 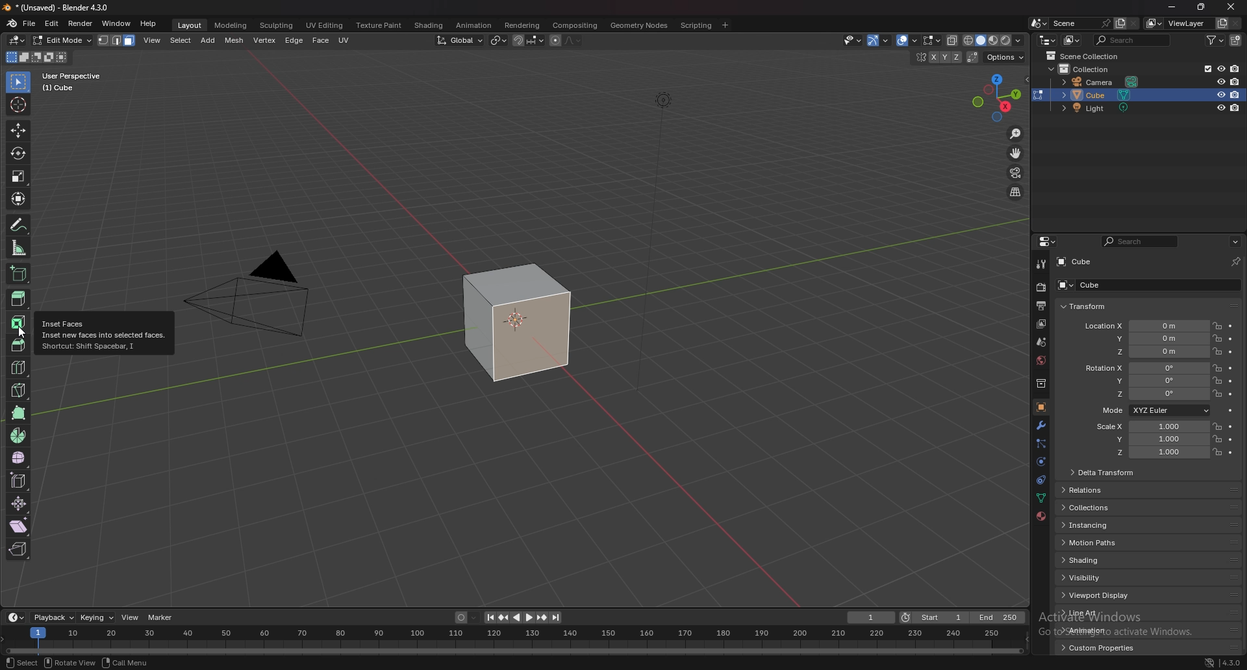 What do you see at coordinates (232, 25) in the screenshot?
I see `modeling` at bounding box center [232, 25].